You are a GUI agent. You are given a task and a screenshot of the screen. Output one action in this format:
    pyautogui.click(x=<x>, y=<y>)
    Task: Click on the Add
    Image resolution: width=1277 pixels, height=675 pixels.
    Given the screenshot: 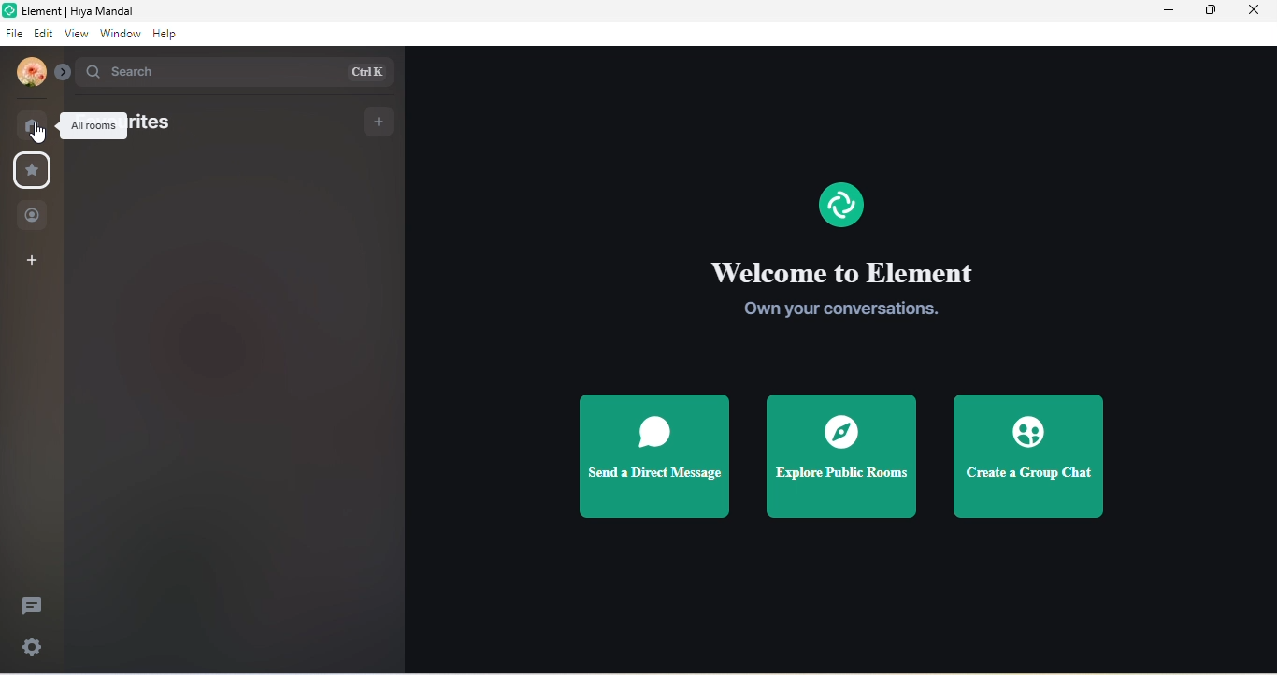 What is the action you would take?
    pyautogui.click(x=31, y=260)
    